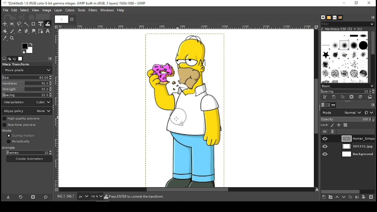  What do you see at coordinates (27, 70) in the screenshot?
I see `move pixels` at bounding box center [27, 70].